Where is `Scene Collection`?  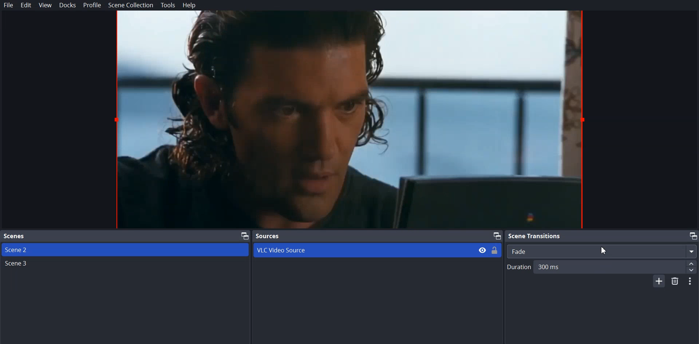
Scene Collection is located at coordinates (131, 5).